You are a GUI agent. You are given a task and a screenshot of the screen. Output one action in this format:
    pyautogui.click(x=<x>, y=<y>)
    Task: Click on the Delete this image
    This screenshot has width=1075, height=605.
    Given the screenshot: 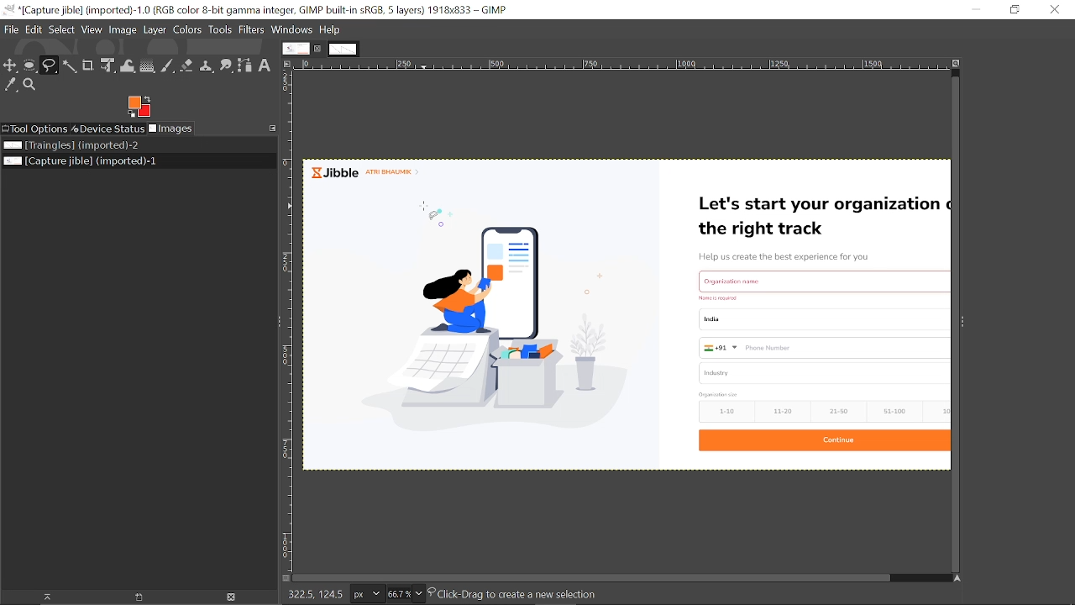 What is the action you would take?
    pyautogui.click(x=232, y=598)
    